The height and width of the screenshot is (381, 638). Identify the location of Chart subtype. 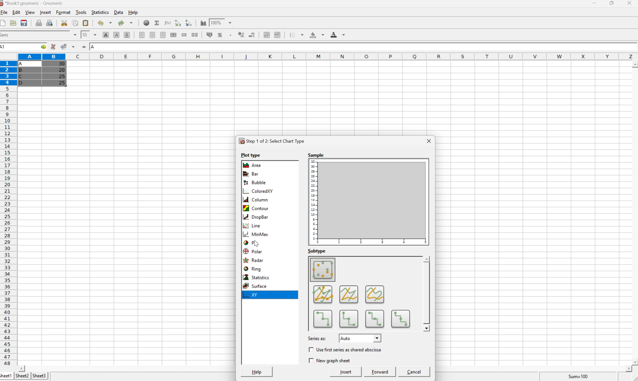
(365, 293).